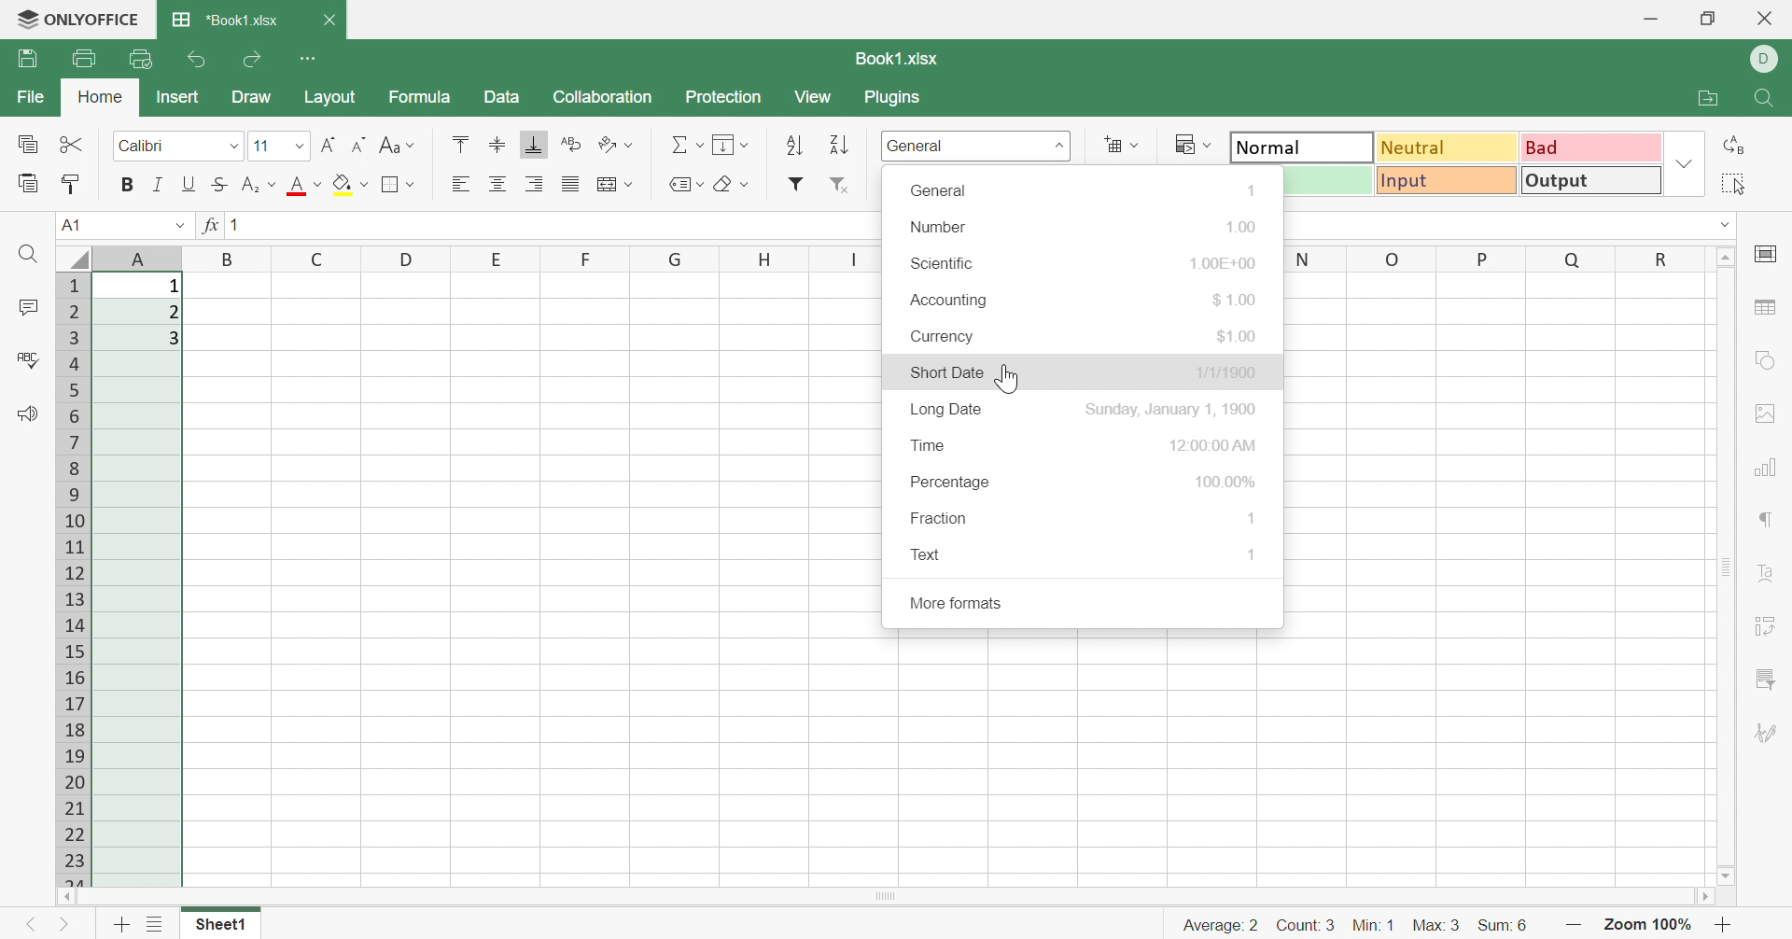 This screenshot has height=939, width=1792. I want to click on Text, so click(929, 554).